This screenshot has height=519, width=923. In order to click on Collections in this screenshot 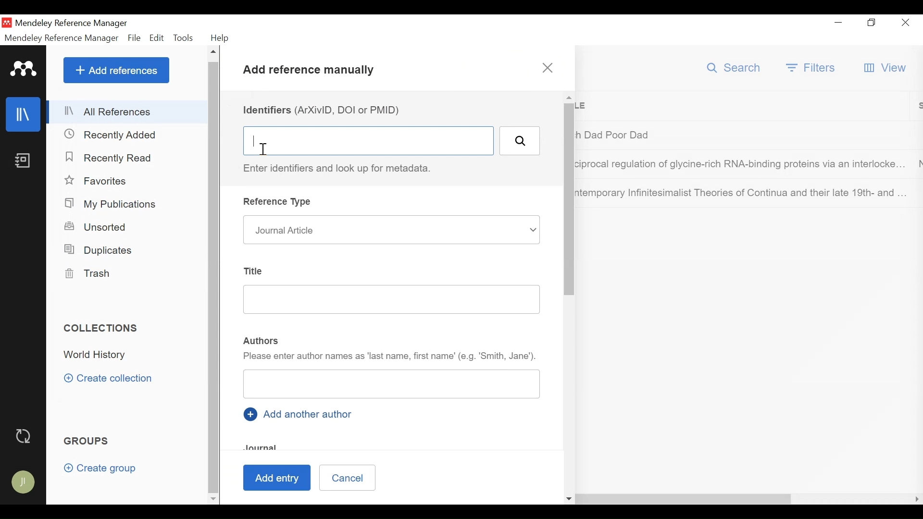, I will do `click(102, 328)`.